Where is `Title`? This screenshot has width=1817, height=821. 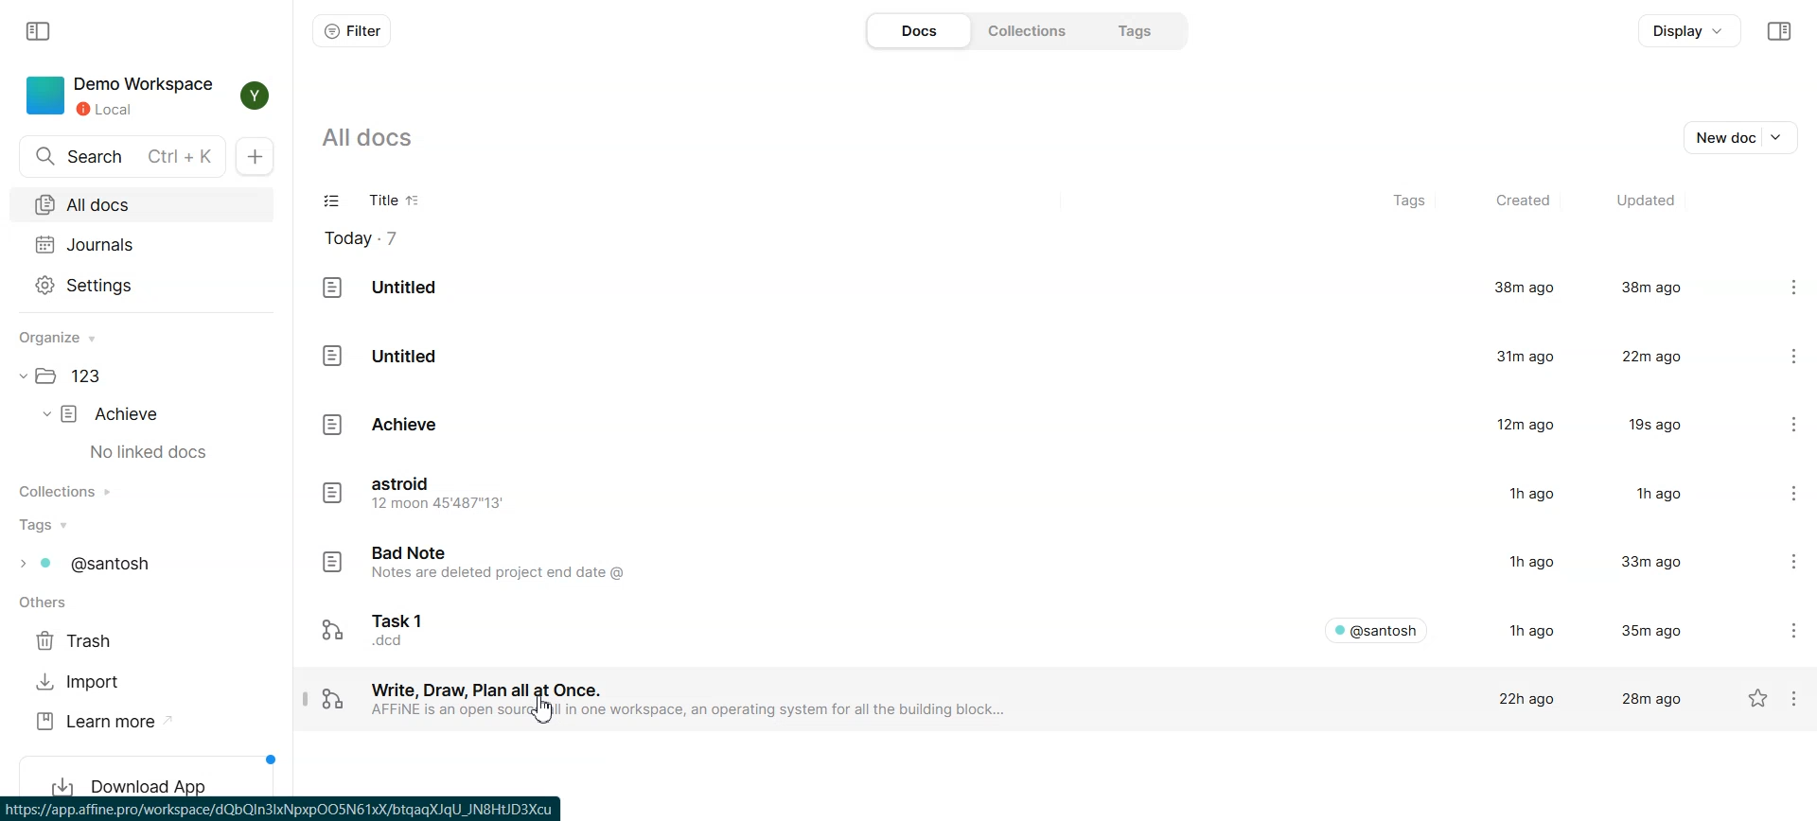 Title is located at coordinates (378, 202).